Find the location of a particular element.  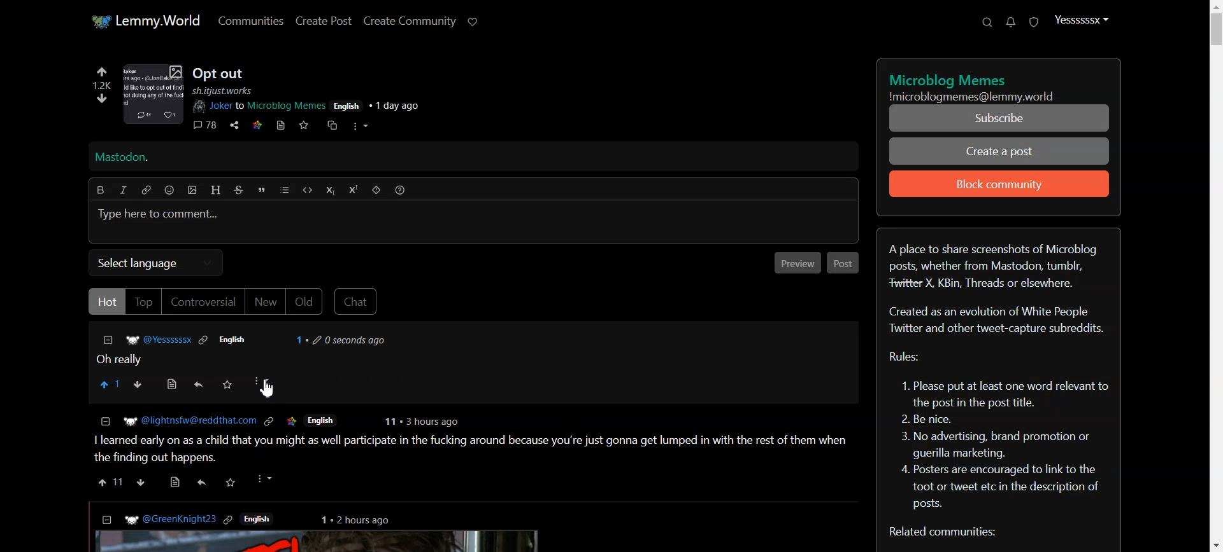

Create Post is located at coordinates (324, 20).